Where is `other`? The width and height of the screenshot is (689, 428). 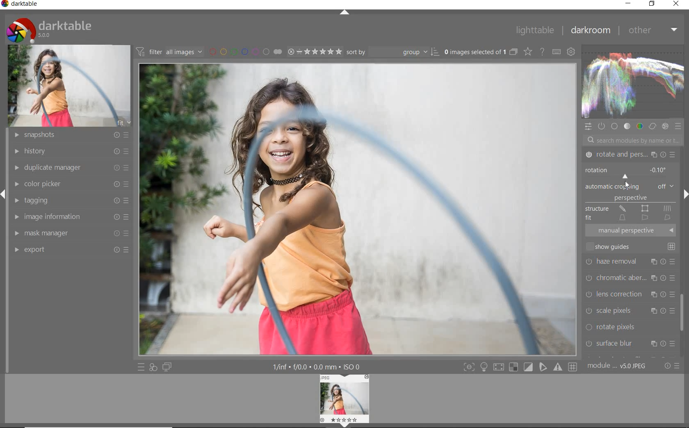
other is located at coordinates (652, 30).